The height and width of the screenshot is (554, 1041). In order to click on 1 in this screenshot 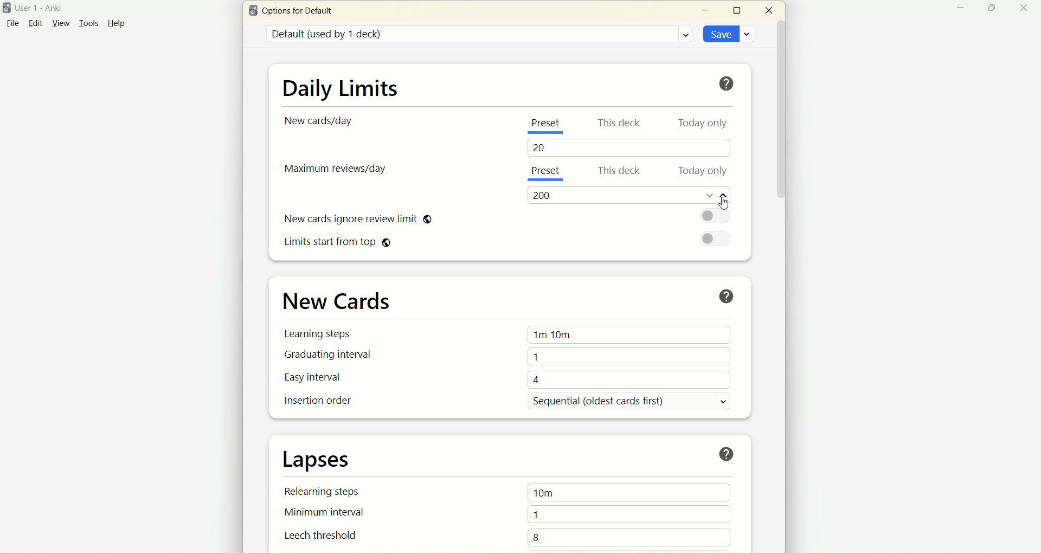, I will do `click(633, 514)`.